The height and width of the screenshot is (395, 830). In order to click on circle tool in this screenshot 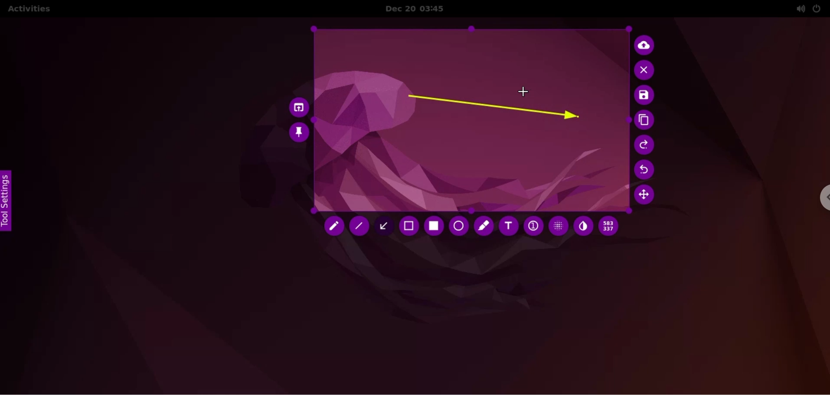, I will do `click(457, 226)`.